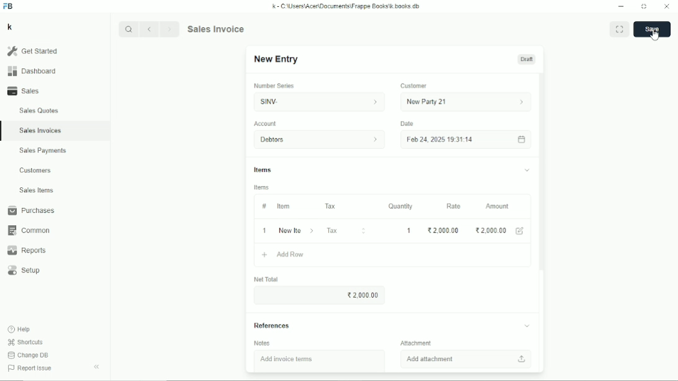 The image size is (678, 381). Describe the element at coordinates (29, 369) in the screenshot. I see `Report issue` at that location.